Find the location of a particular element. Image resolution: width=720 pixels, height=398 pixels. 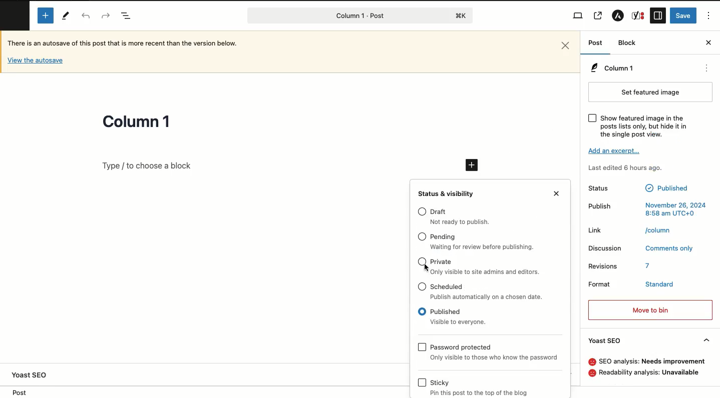

Block is located at coordinates (627, 42).